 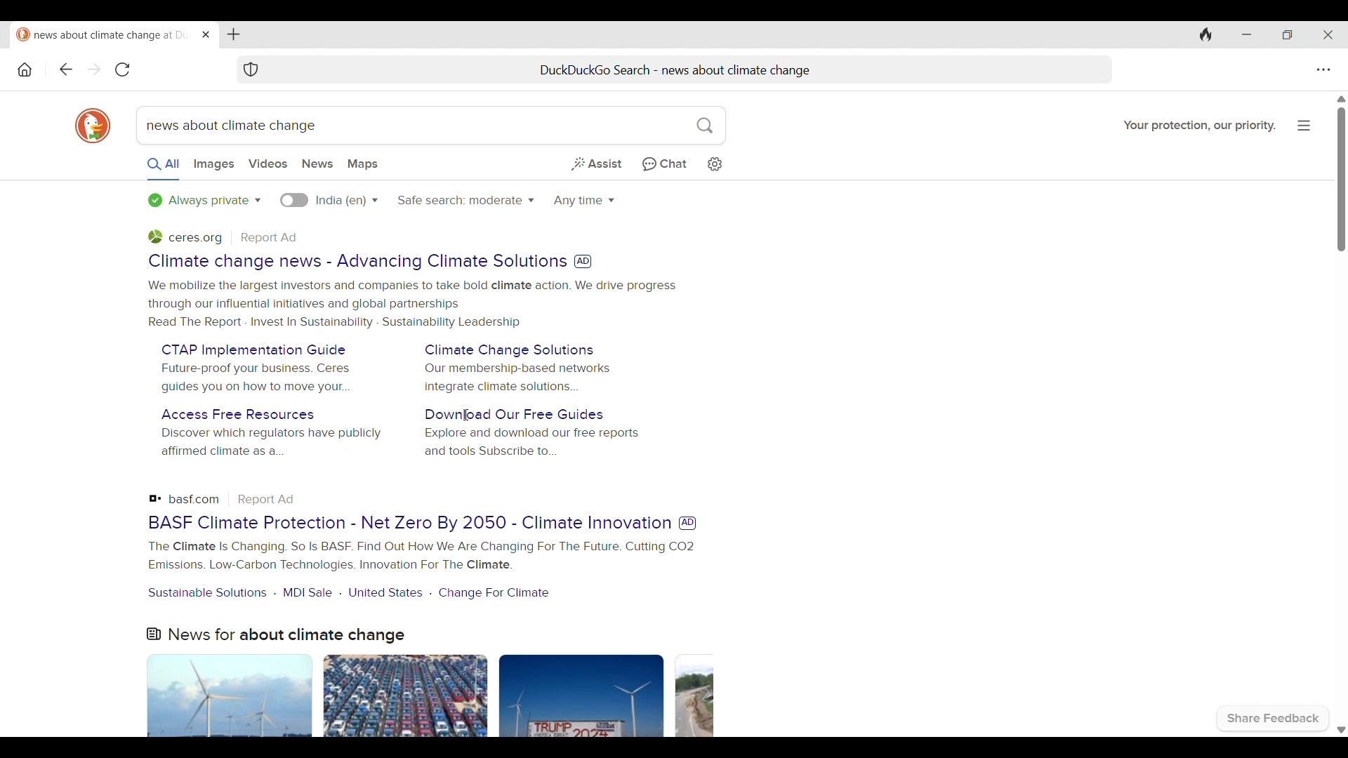 What do you see at coordinates (270, 237) in the screenshot?
I see `Report ad` at bounding box center [270, 237].